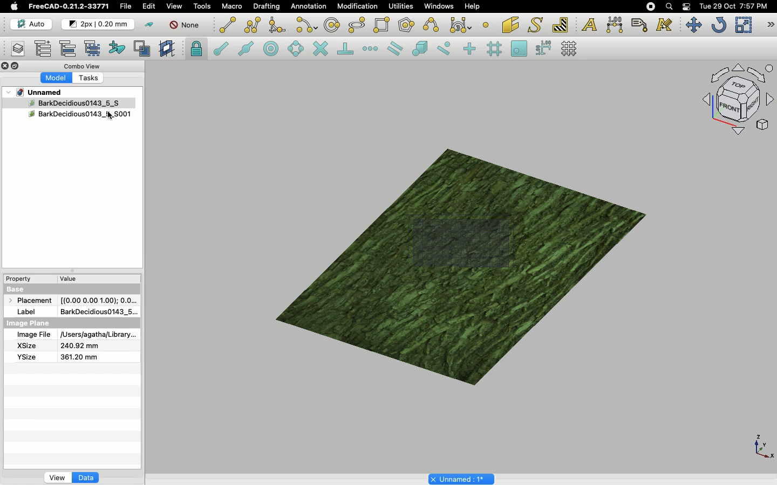  Describe the element at coordinates (357, 25) in the screenshot. I see `polygon` at that location.